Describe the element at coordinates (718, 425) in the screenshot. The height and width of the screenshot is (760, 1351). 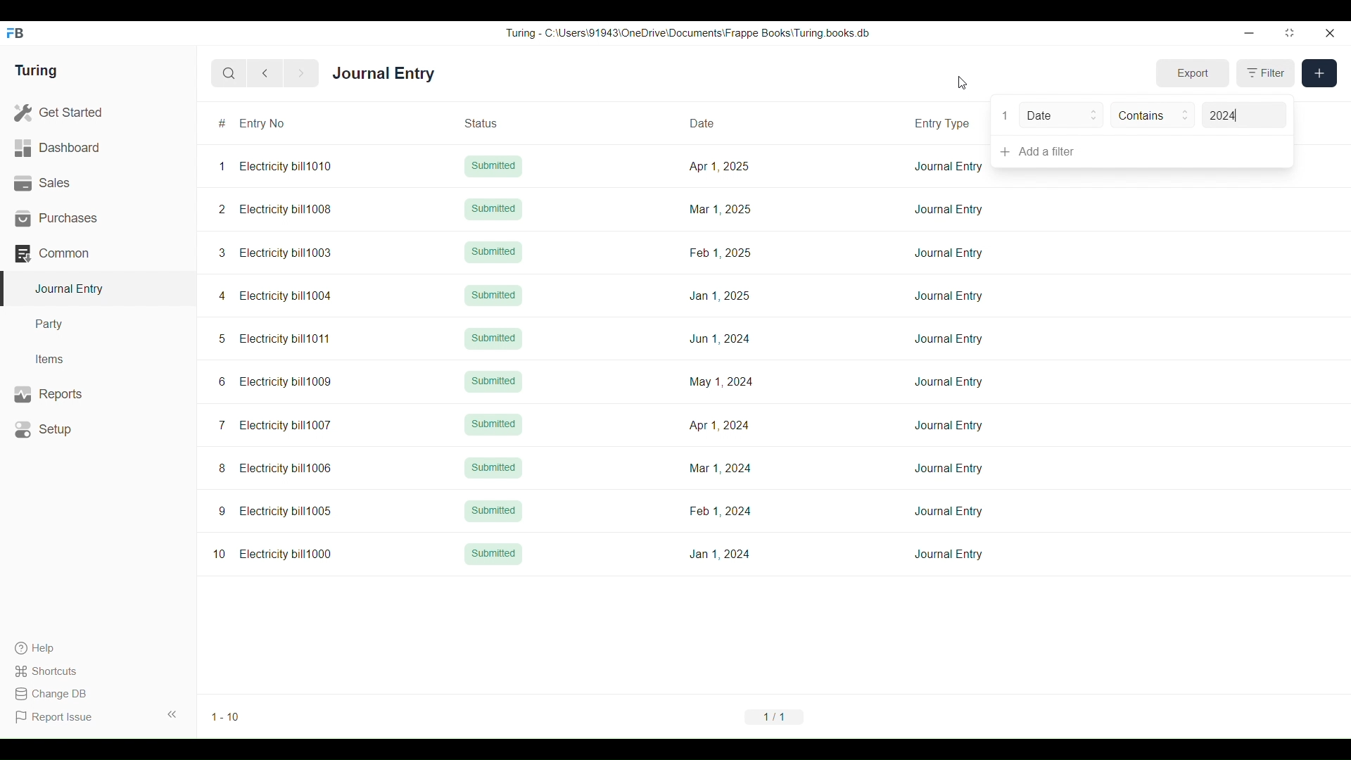
I see `Apr 1, 2024` at that location.